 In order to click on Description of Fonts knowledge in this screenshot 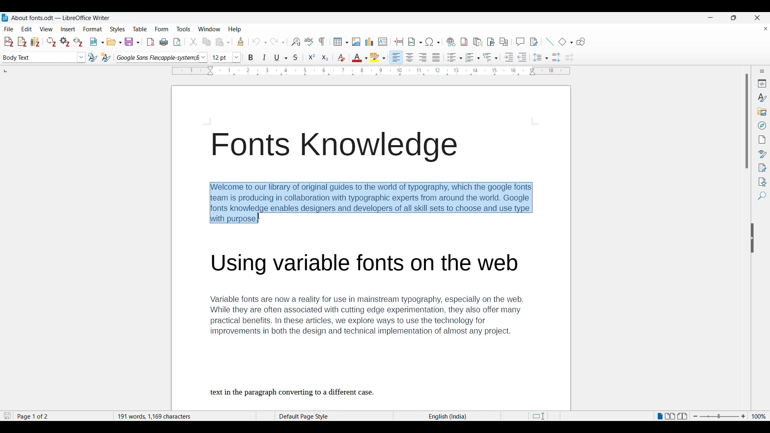, I will do `click(373, 202)`.